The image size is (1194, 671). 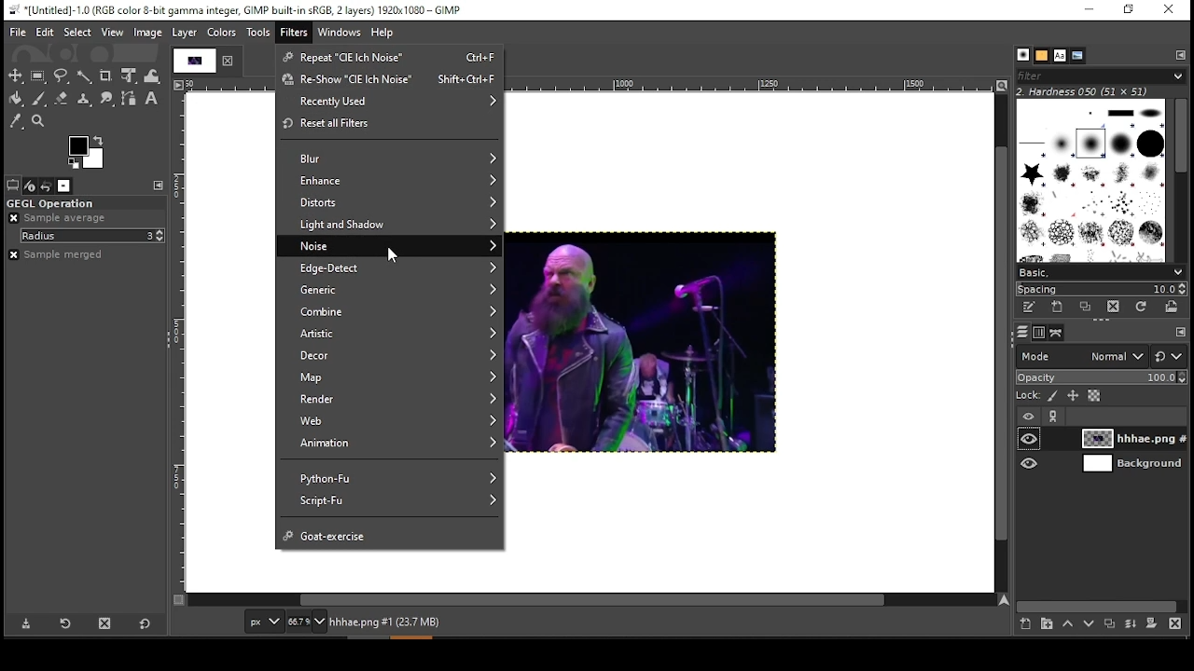 What do you see at coordinates (388, 82) in the screenshot?
I see `reshow` at bounding box center [388, 82].